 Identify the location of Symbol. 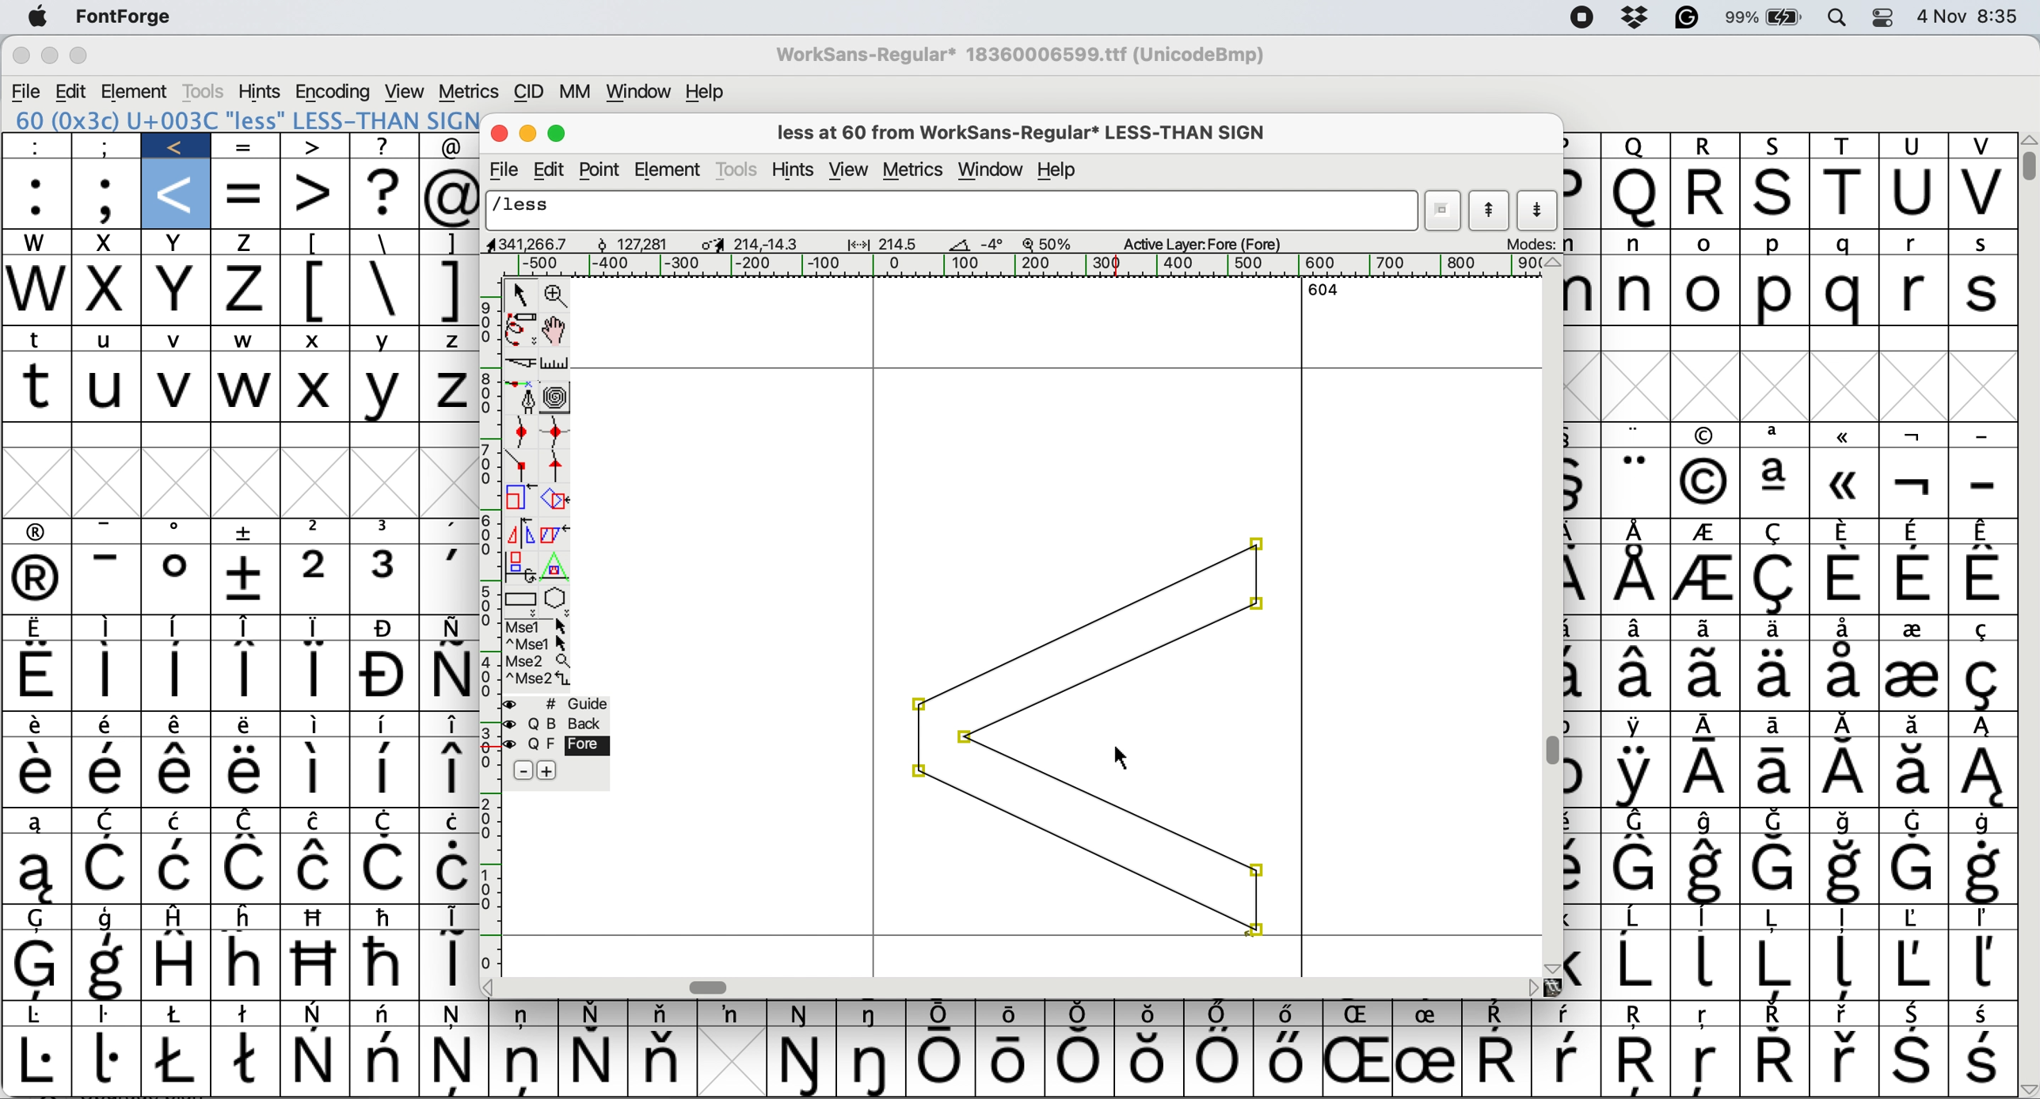
(1983, 919).